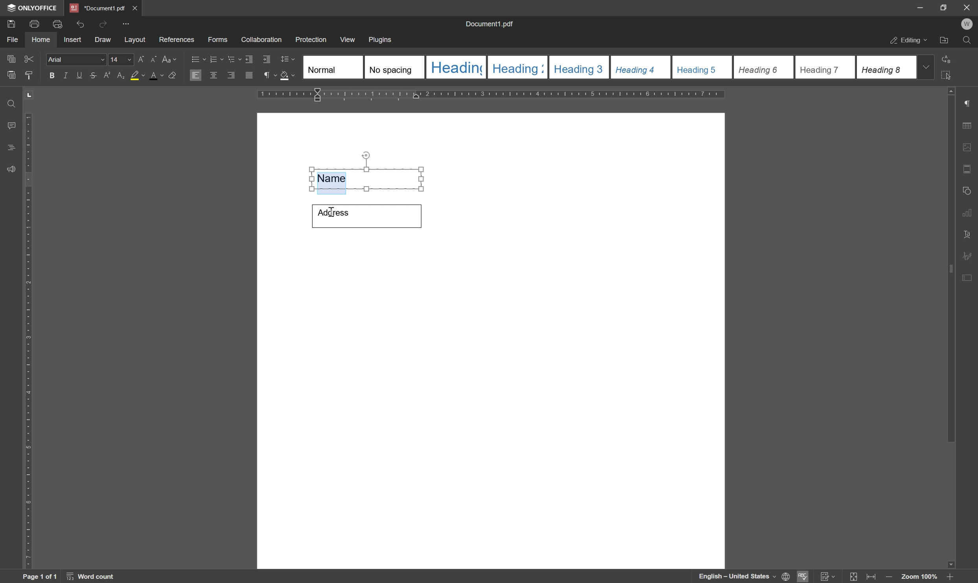 This screenshot has height=583, width=978. What do you see at coordinates (331, 213) in the screenshot?
I see `cursor` at bounding box center [331, 213].